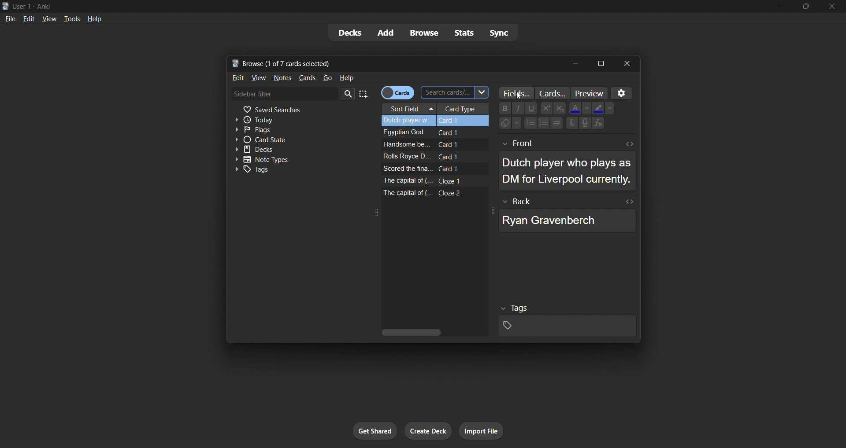 This screenshot has width=846, height=448. I want to click on saved searches, so click(300, 108).